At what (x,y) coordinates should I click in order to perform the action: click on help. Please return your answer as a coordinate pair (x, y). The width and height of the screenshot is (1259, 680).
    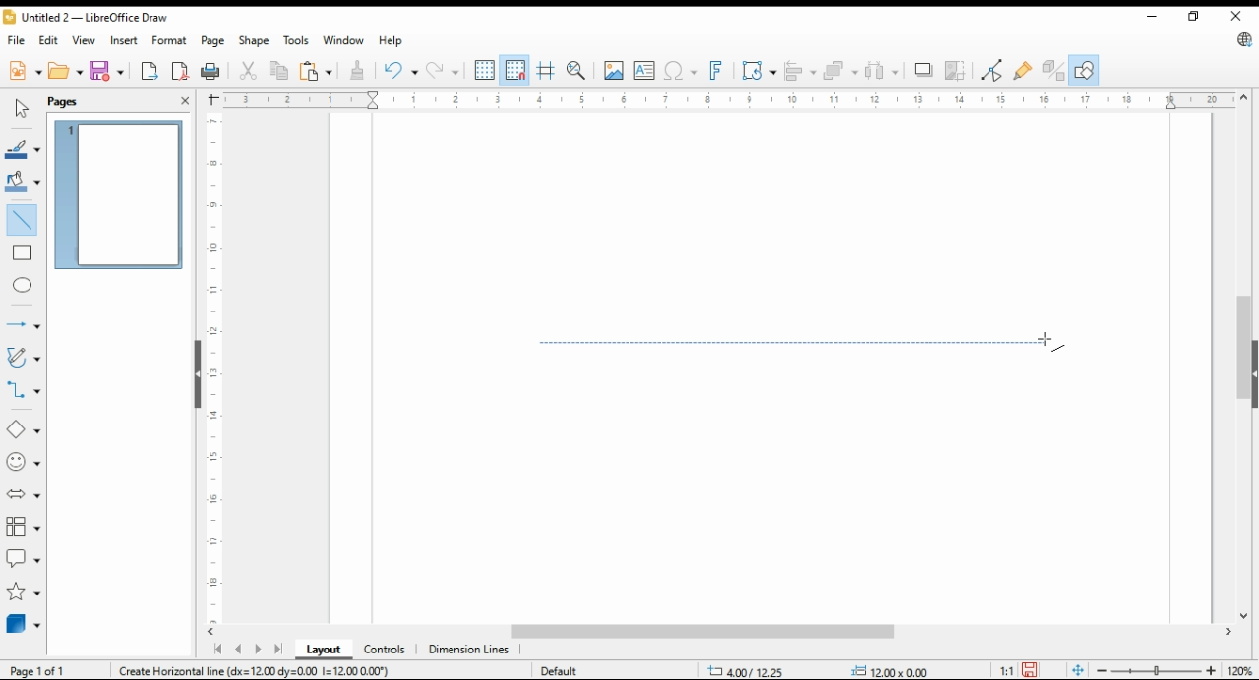
    Looking at the image, I should click on (390, 40).